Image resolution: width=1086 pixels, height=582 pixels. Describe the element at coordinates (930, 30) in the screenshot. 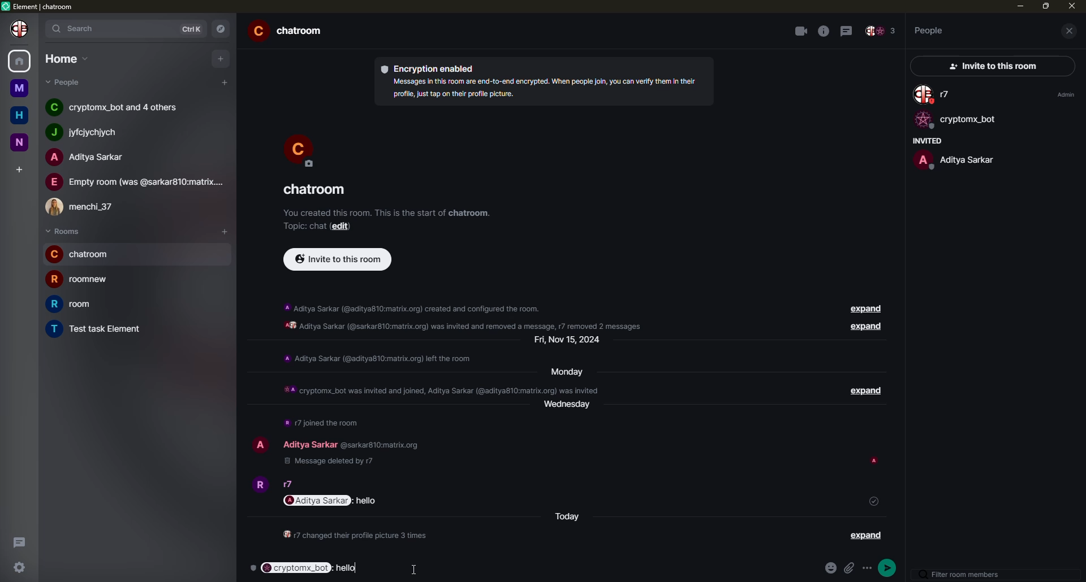

I see `people` at that location.